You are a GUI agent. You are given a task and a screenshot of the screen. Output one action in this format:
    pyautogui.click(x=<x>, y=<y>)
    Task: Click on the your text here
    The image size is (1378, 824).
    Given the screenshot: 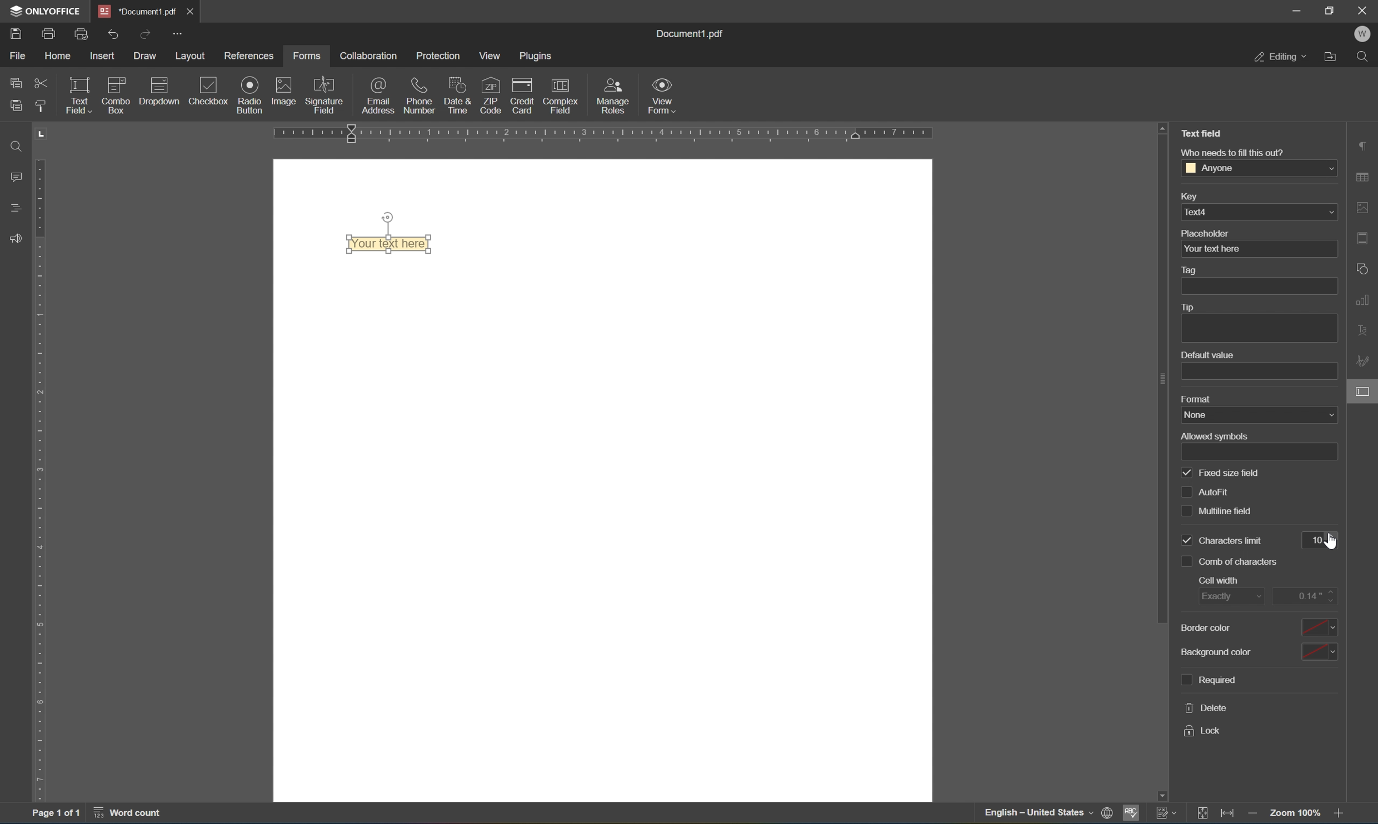 What is the action you would take?
    pyautogui.click(x=1259, y=249)
    